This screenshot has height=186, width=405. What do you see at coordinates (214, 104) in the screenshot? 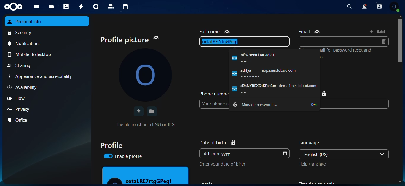
I see `Your phone number` at bounding box center [214, 104].